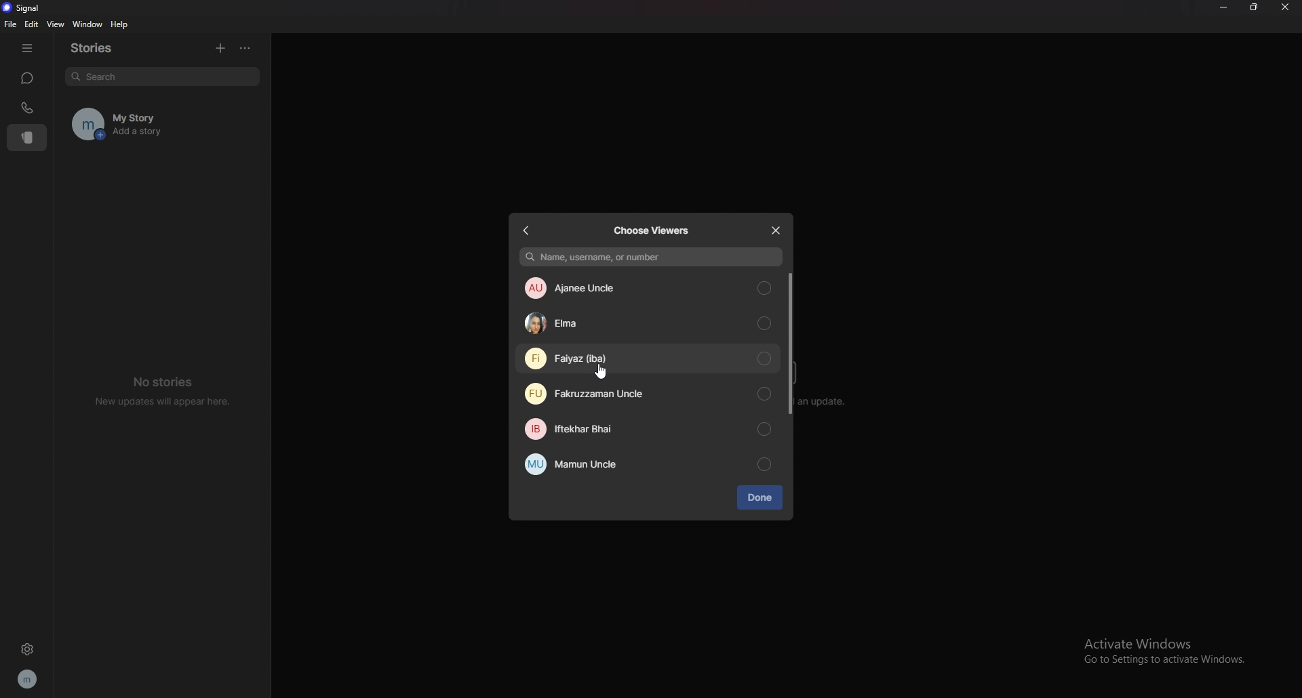 This screenshot has height=698, width=1302. Describe the element at coordinates (56, 24) in the screenshot. I see `view` at that location.